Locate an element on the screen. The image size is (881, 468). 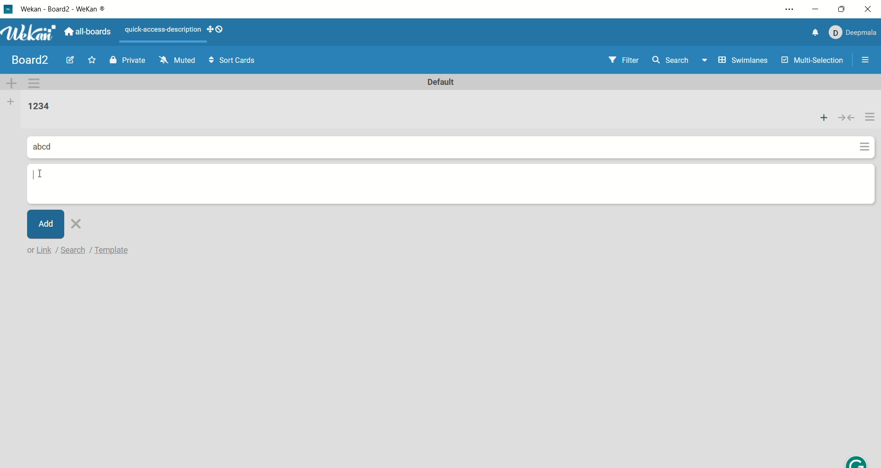
swimlane action is located at coordinates (38, 82).